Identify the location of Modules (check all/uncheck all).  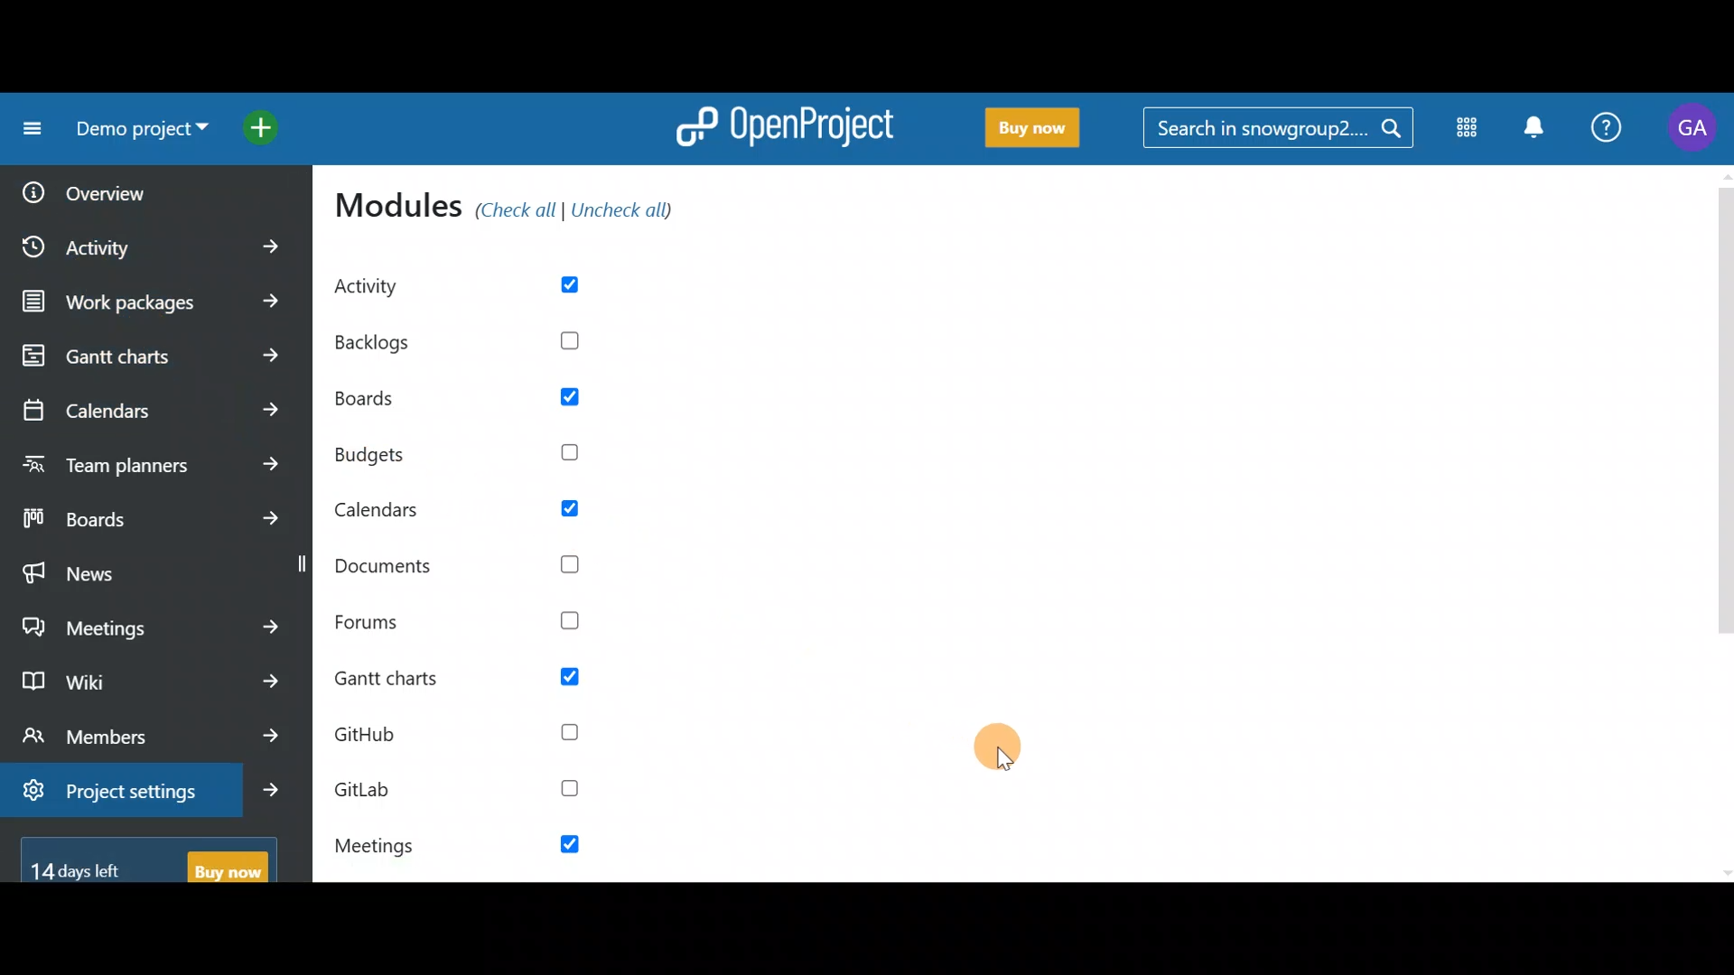
(513, 209).